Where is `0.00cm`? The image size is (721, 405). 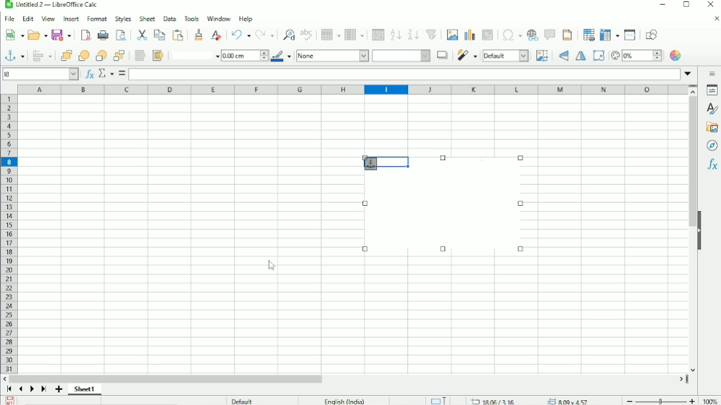 0.00cm is located at coordinates (244, 56).